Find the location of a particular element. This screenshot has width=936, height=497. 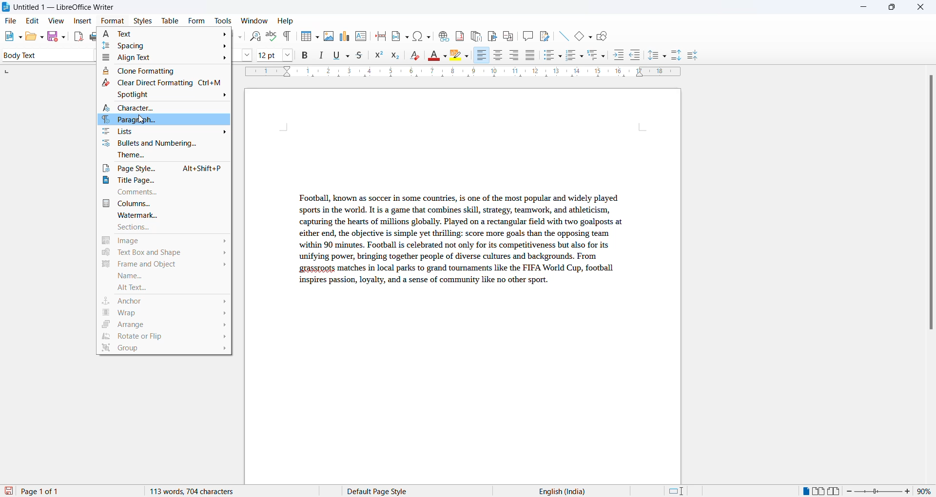

maximize is located at coordinates (892, 8).